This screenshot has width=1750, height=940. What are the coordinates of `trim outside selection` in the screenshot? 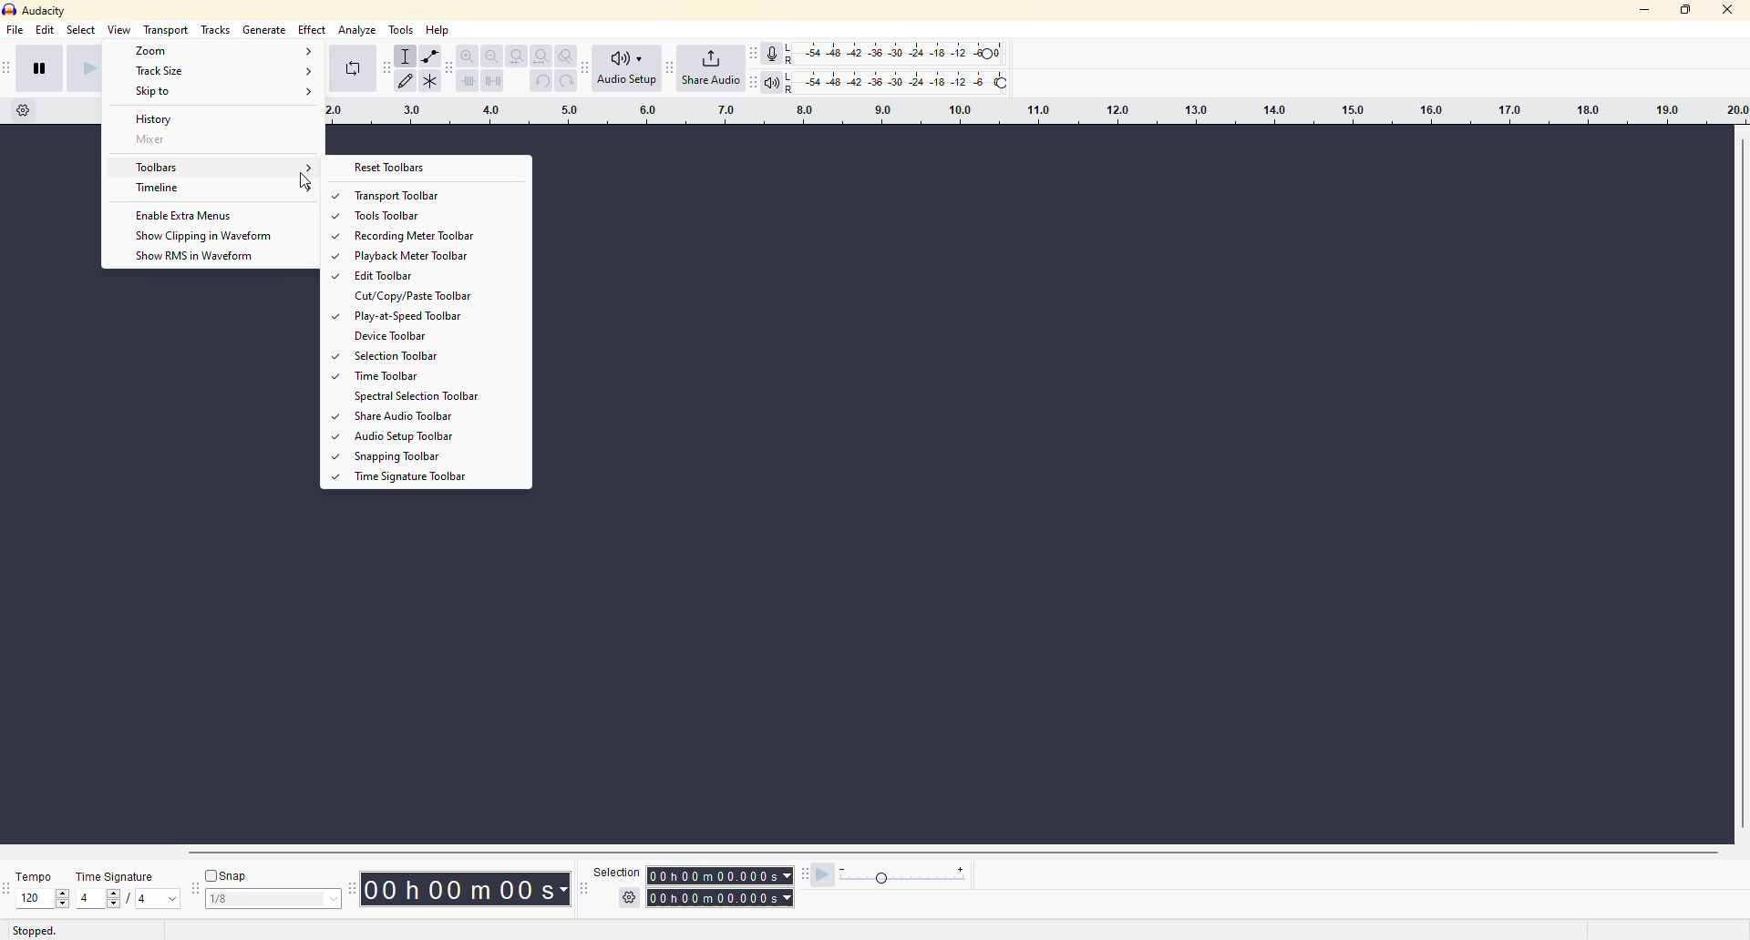 It's located at (469, 83).